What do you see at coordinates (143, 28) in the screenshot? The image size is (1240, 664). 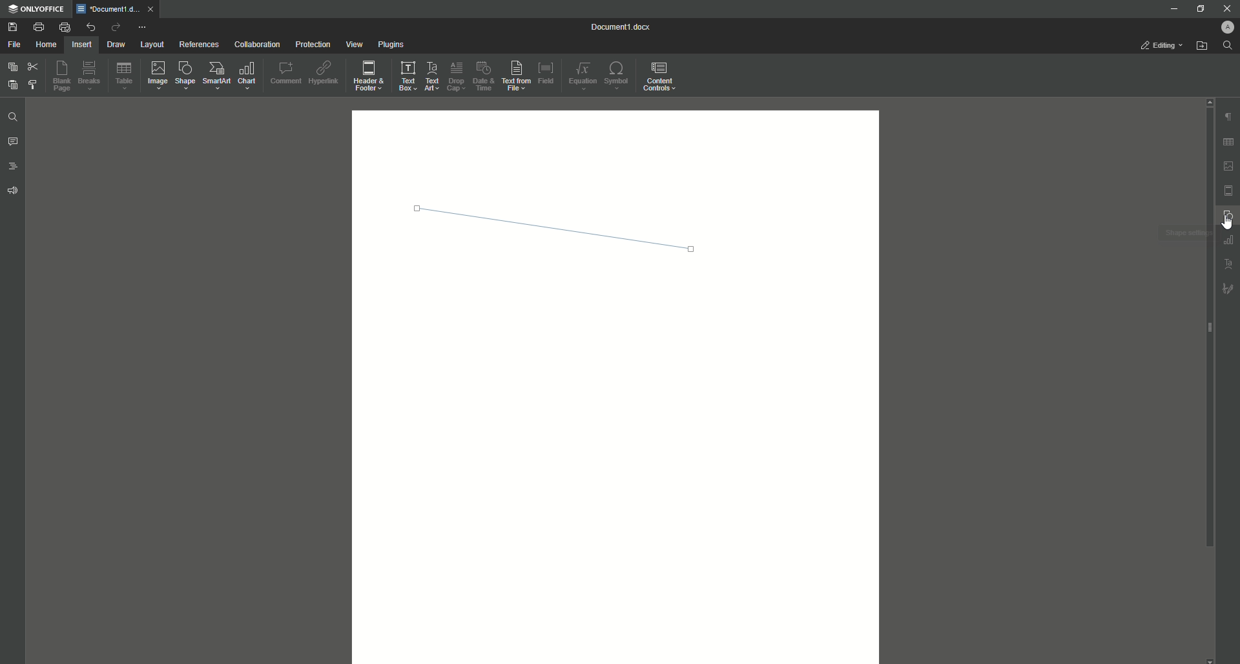 I see `More Options` at bounding box center [143, 28].